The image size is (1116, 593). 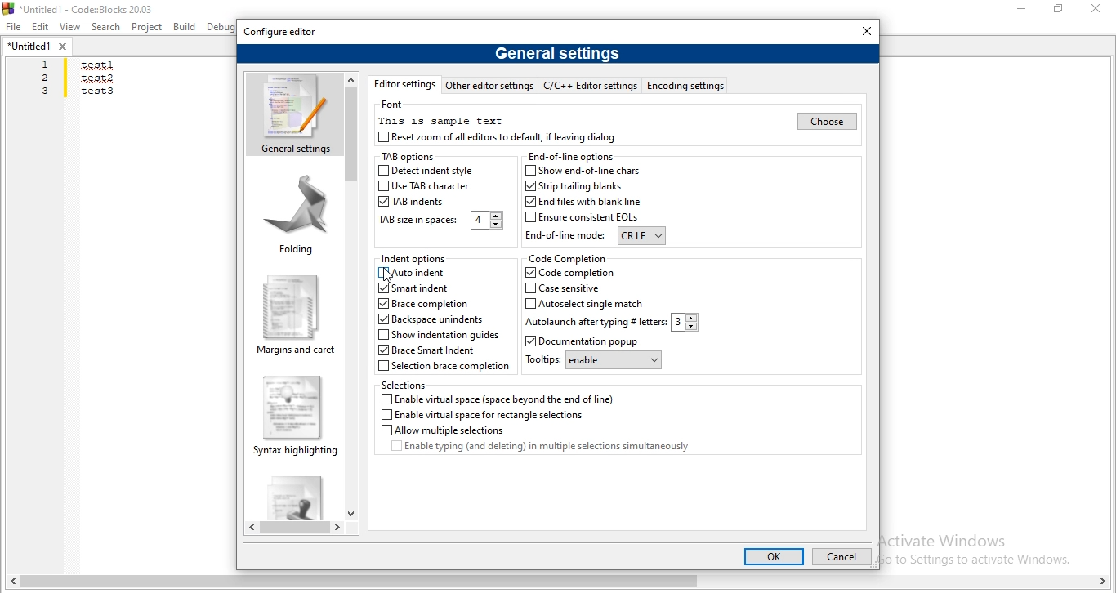 What do you see at coordinates (413, 202) in the screenshot?
I see `TAB indents` at bounding box center [413, 202].